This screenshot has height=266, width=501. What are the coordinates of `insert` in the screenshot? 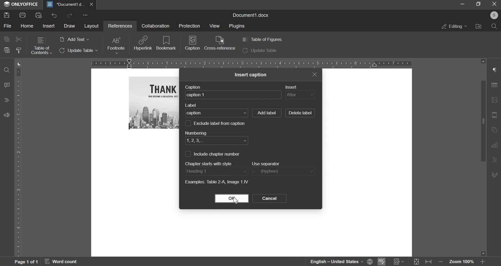 It's located at (49, 25).